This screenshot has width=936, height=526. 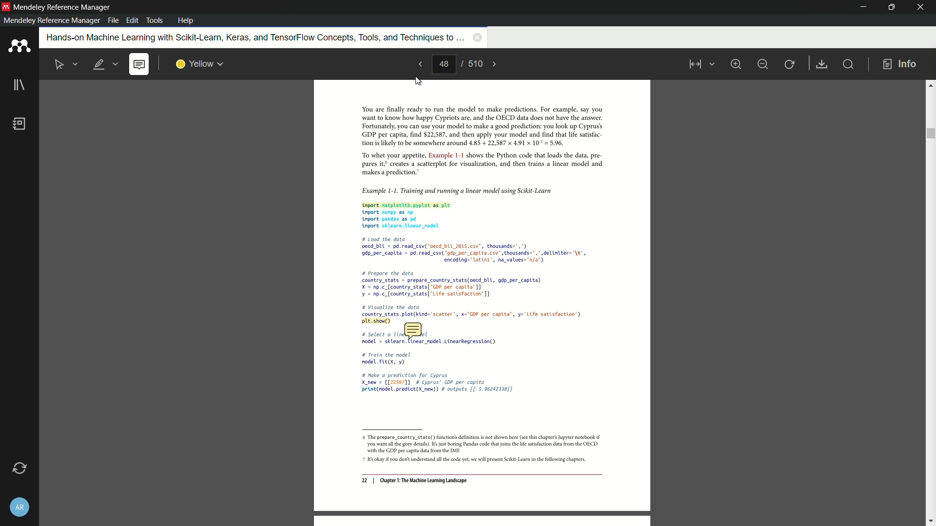 What do you see at coordinates (847, 64) in the screenshot?
I see `find` at bounding box center [847, 64].